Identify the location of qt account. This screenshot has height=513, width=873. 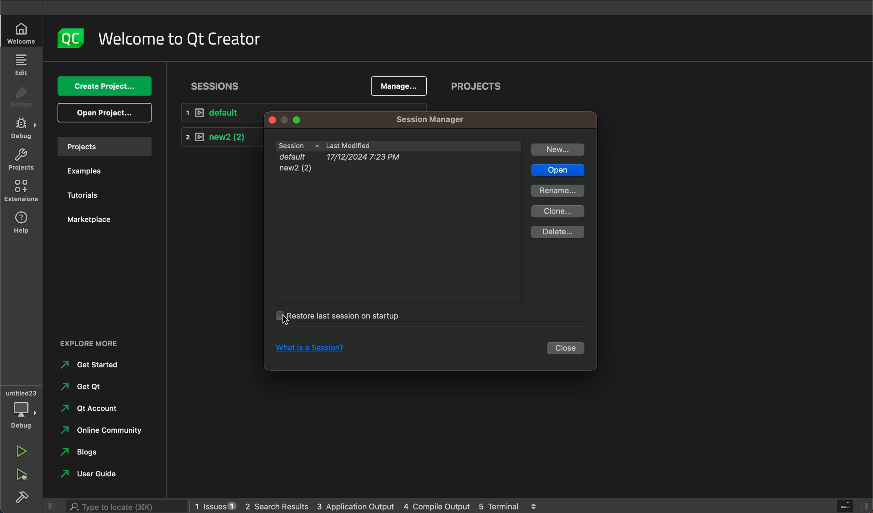
(90, 408).